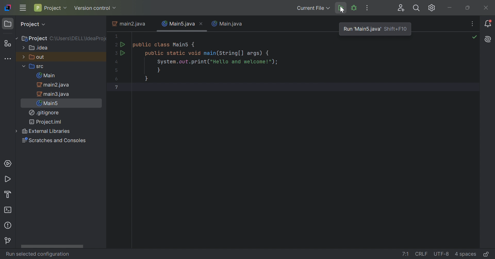 The image size is (495, 259). I want to click on 4, so click(117, 63).